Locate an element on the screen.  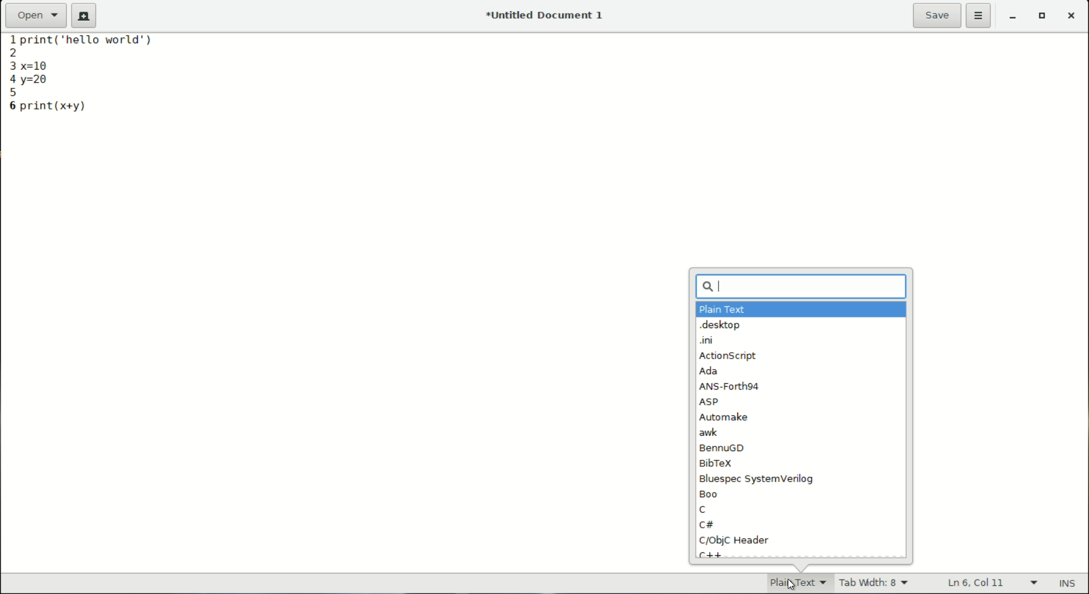
c# is located at coordinates (706, 525).